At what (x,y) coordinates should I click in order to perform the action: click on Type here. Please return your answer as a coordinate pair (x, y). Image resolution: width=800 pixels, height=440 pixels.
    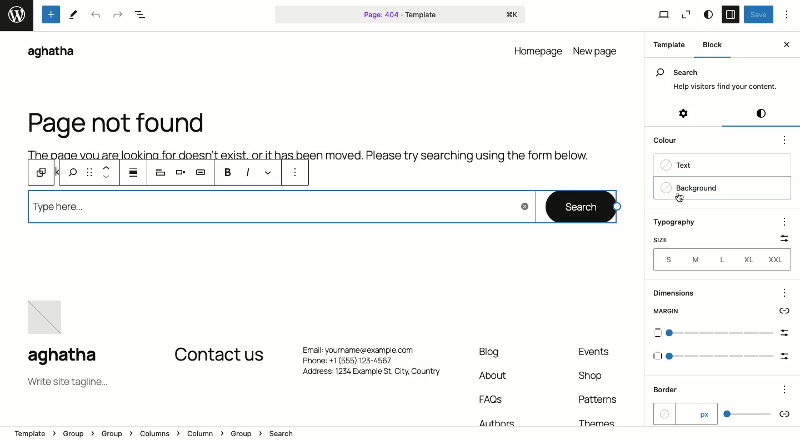
    Looking at the image, I should click on (281, 206).